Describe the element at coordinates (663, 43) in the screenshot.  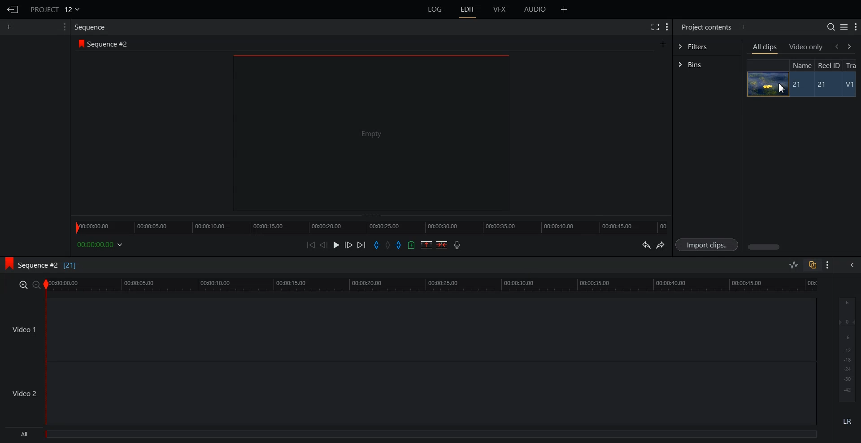
I see `Add panel` at that location.